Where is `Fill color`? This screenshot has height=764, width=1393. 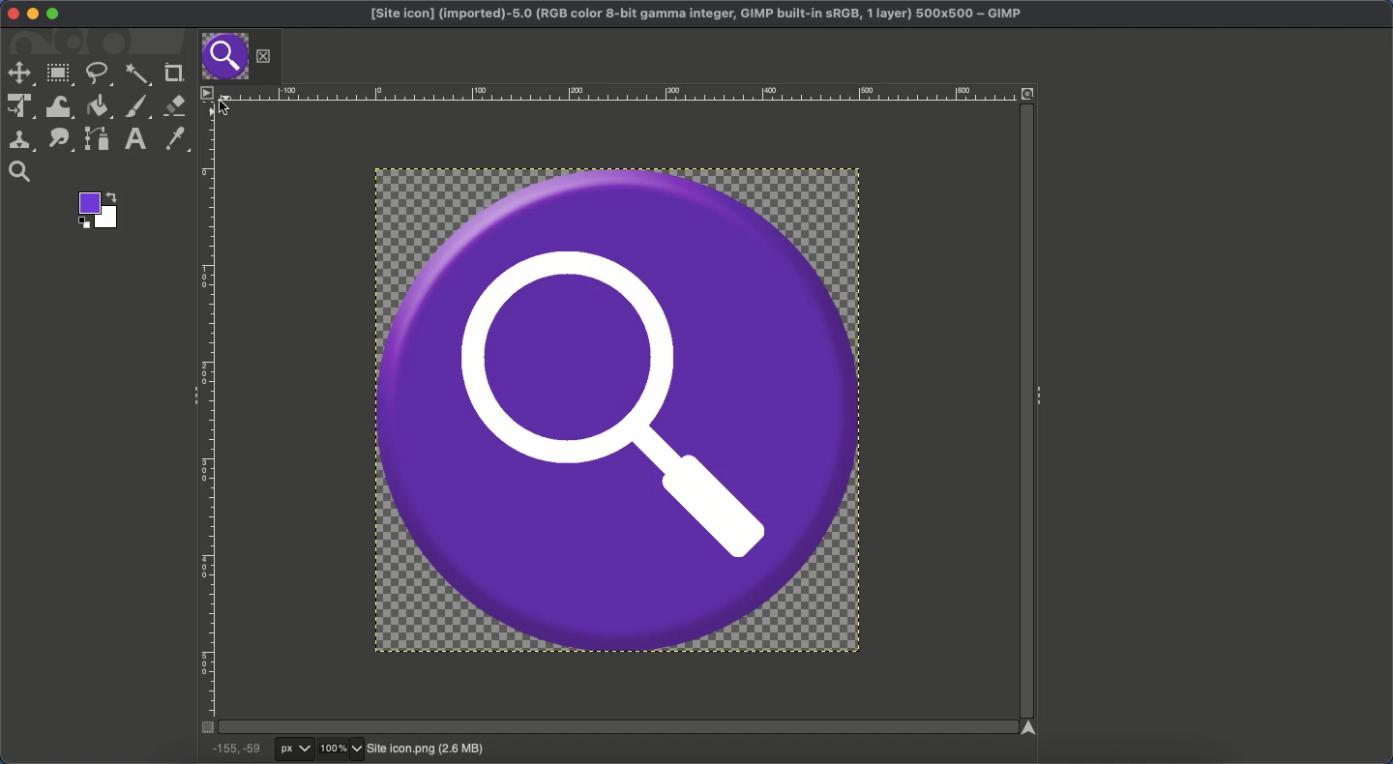 Fill color is located at coordinates (99, 106).